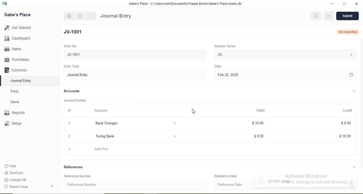  I want to click on MINIMIZE WINDOW, so click(317, 16).